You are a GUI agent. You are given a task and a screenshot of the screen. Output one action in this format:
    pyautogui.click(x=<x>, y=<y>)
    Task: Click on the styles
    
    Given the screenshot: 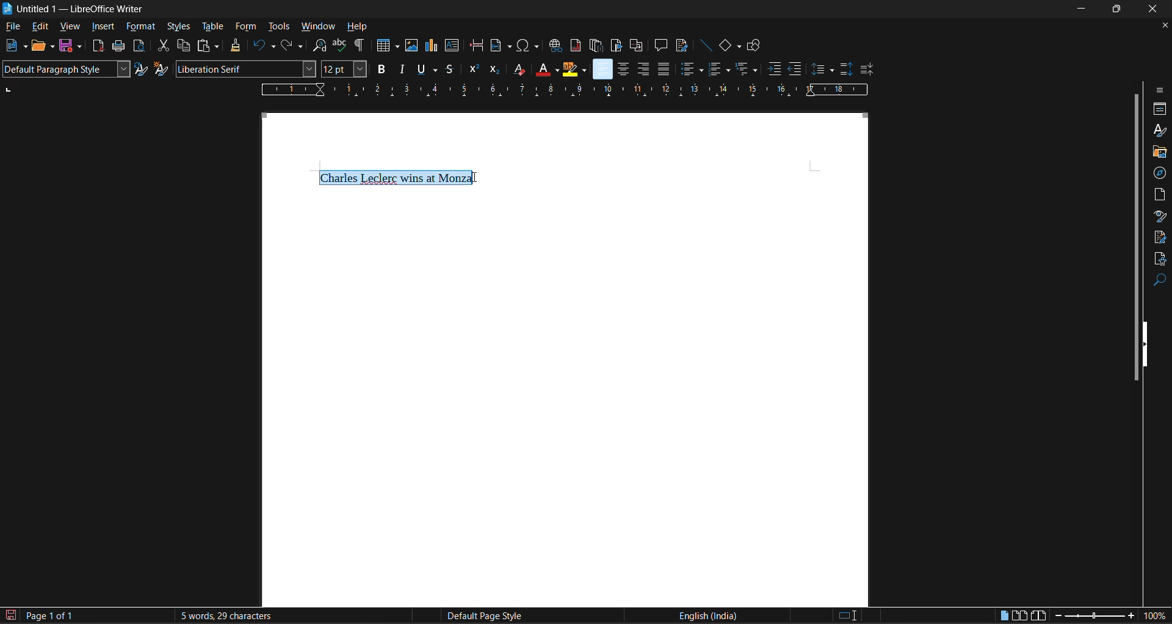 What is the action you would take?
    pyautogui.click(x=1158, y=129)
    